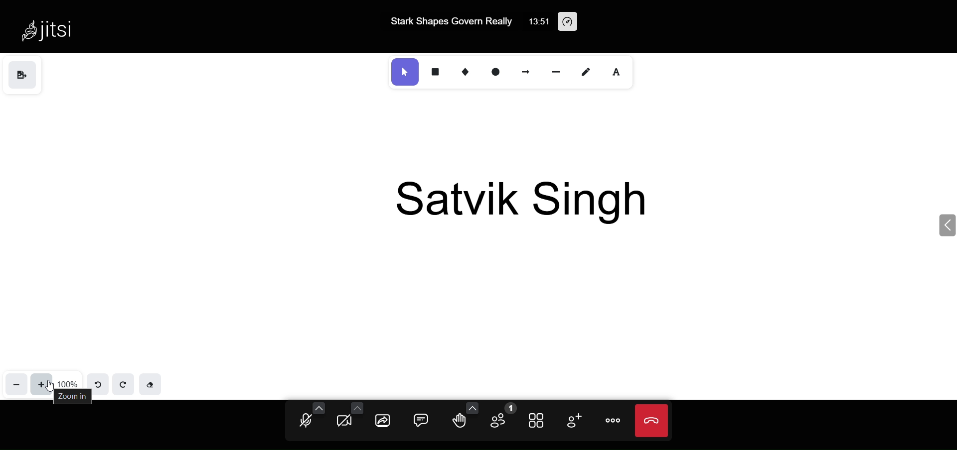  Describe the element at coordinates (555, 72) in the screenshot. I see `line` at that location.